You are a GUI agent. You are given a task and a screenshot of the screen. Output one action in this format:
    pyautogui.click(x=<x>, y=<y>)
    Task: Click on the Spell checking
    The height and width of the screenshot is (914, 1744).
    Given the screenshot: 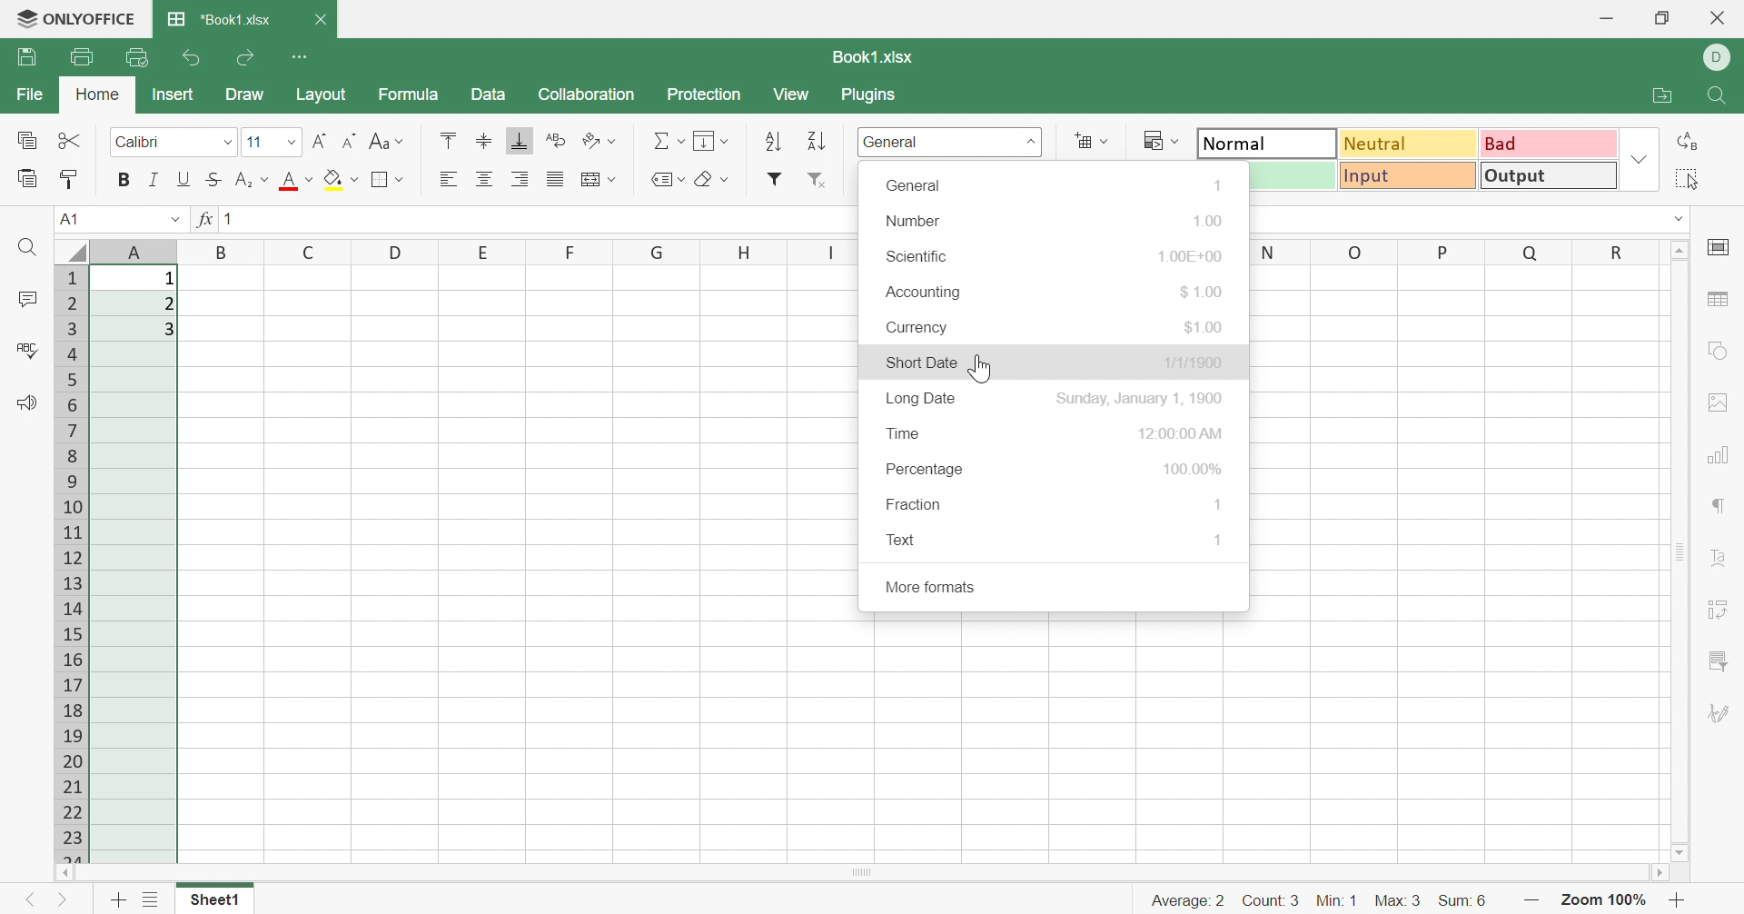 What is the action you would take?
    pyautogui.click(x=27, y=347)
    